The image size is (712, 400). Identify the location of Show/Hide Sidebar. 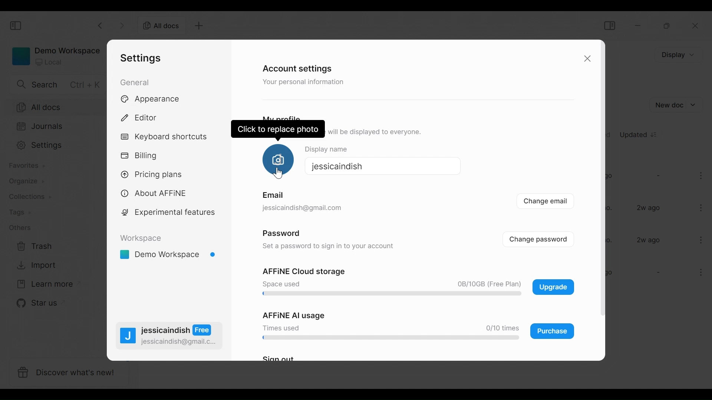
(17, 26).